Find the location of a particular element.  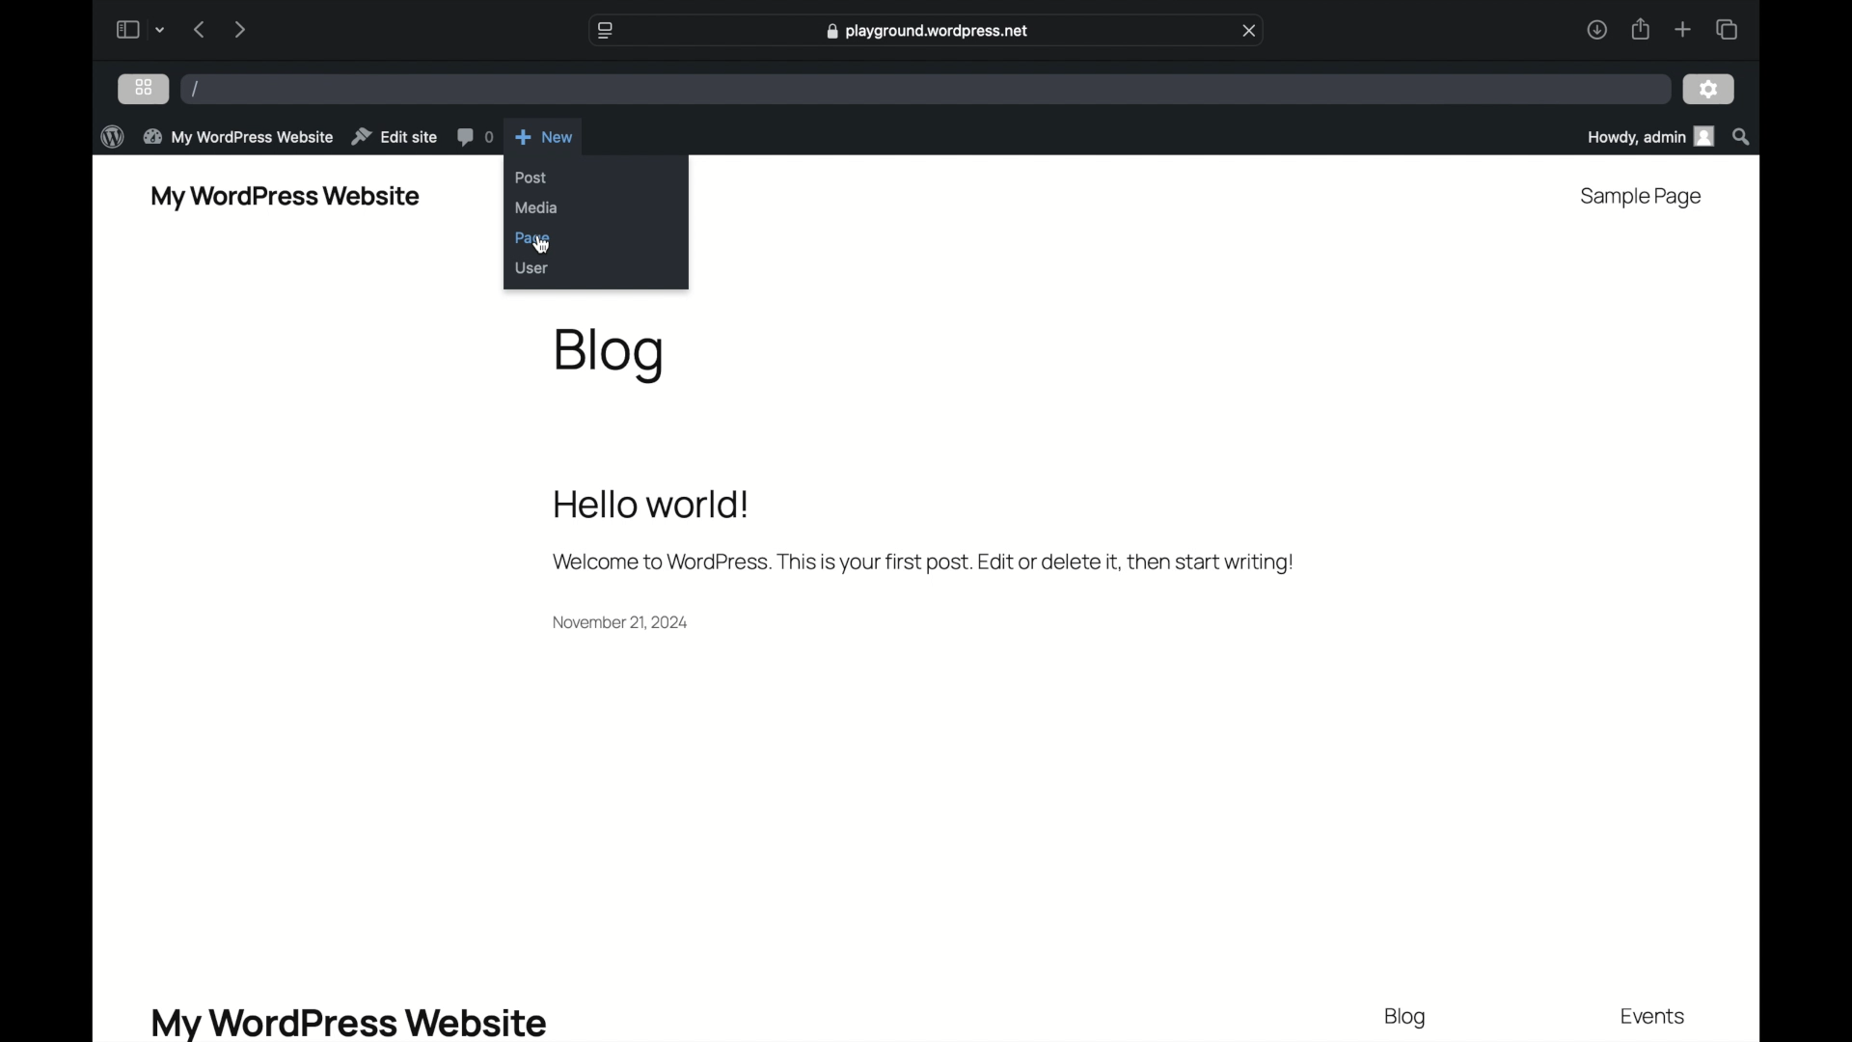

settings is located at coordinates (1711, 88).